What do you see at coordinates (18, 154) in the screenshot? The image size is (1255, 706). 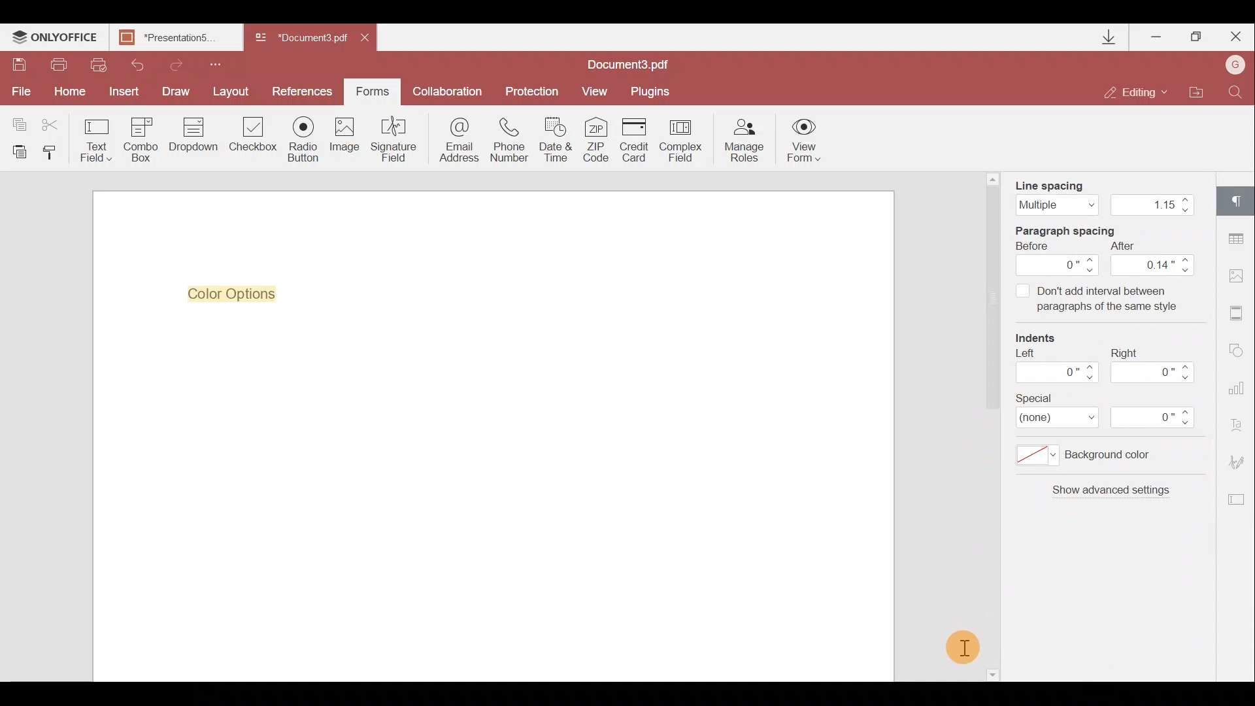 I see `Paste` at bounding box center [18, 154].